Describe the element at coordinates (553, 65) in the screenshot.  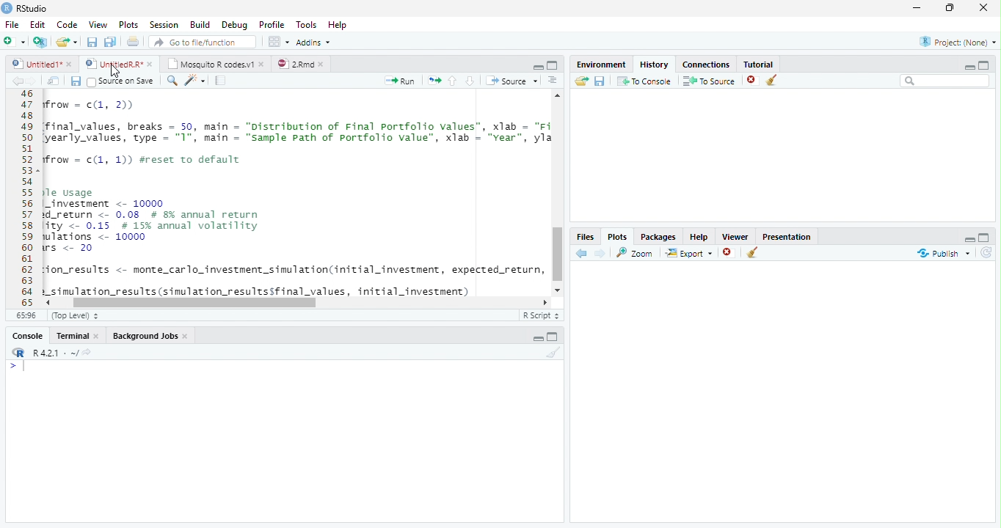
I see `Full Height` at that location.